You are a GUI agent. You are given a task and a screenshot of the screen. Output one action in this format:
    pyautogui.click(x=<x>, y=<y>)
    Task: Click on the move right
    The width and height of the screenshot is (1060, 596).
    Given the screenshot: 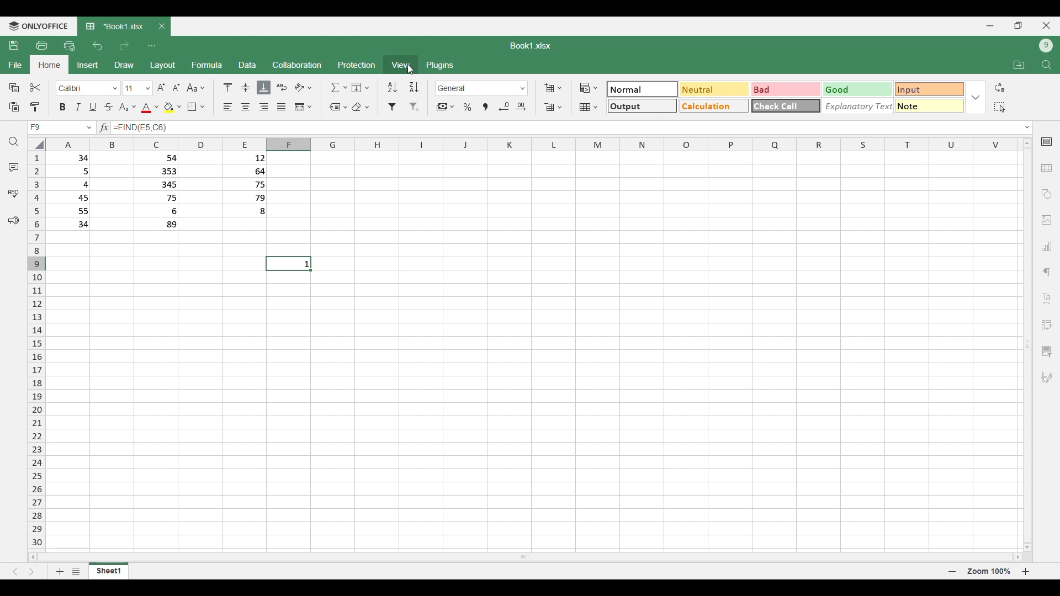 What is the action you would take?
    pyautogui.click(x=1015, y=557)
    